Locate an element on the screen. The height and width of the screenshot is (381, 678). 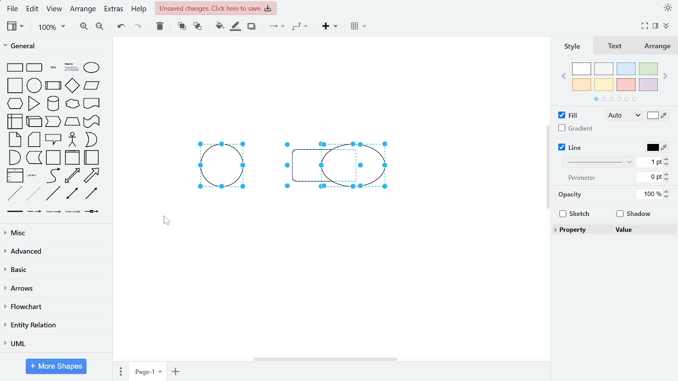
100% is located at coordinates (648, 194).